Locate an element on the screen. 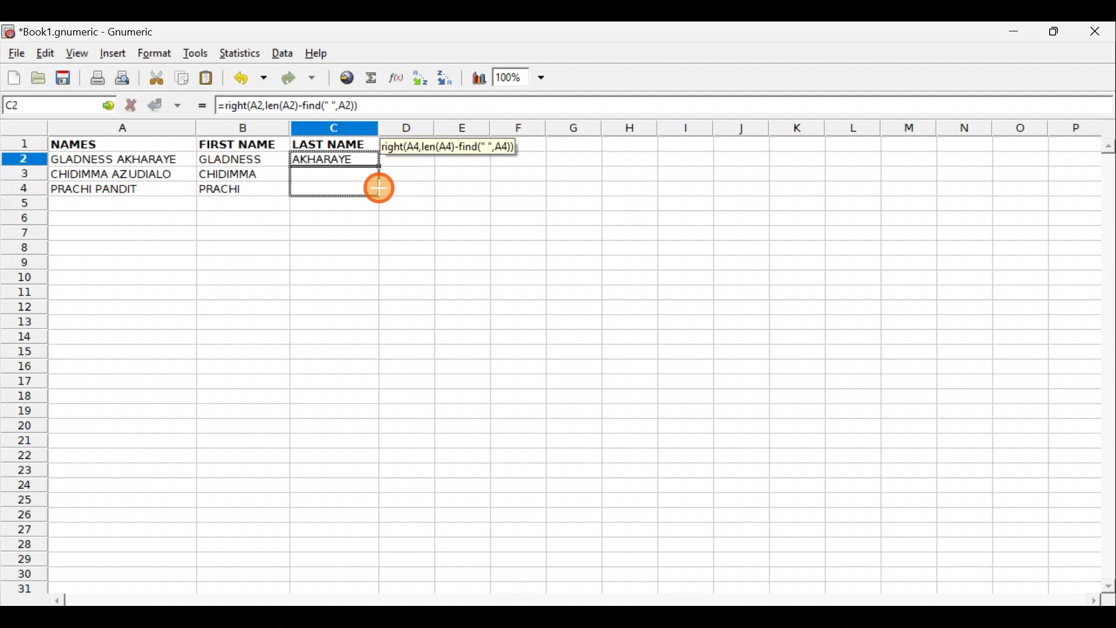 The width and height of the screenshot is (1116, 628). Cells is located at coordinates (569, 402).